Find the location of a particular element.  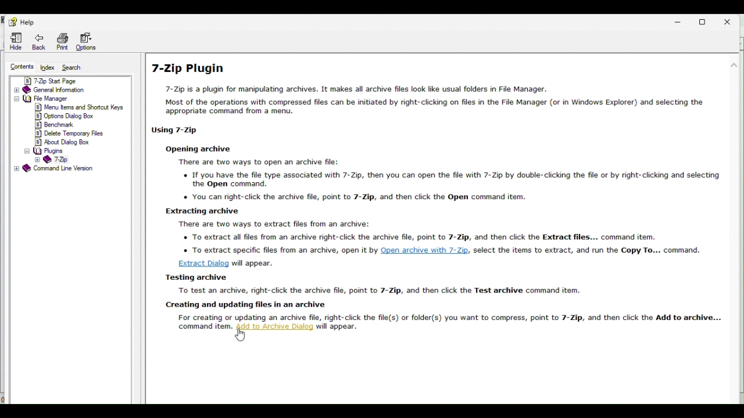

menu is located at coordinates (80, 107).